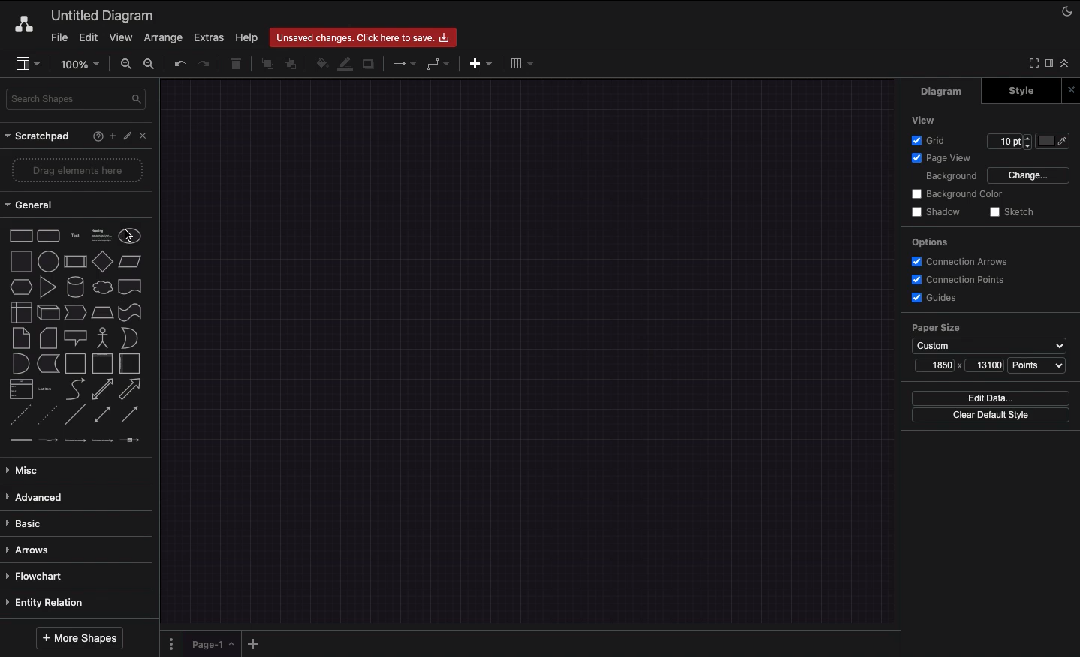 The height and width of the screenshot is (657, 1080). I want to click on Cube, so click(48, 313).